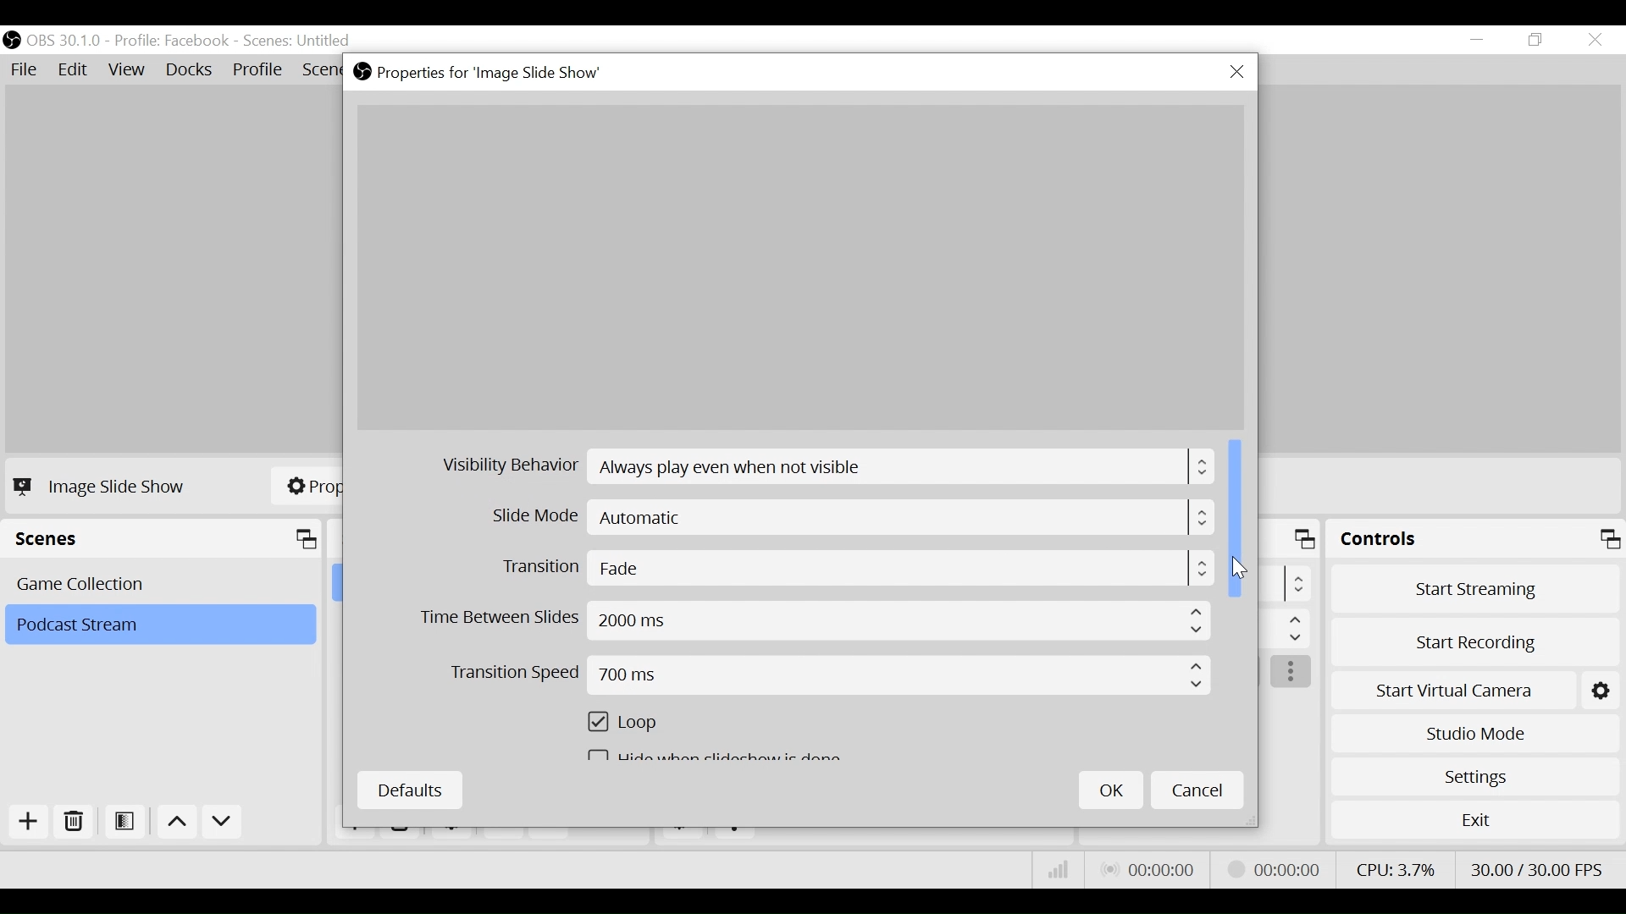 This screenshot has height=914, width=1626. I want to click on Transition Speed, so click(831, 678).